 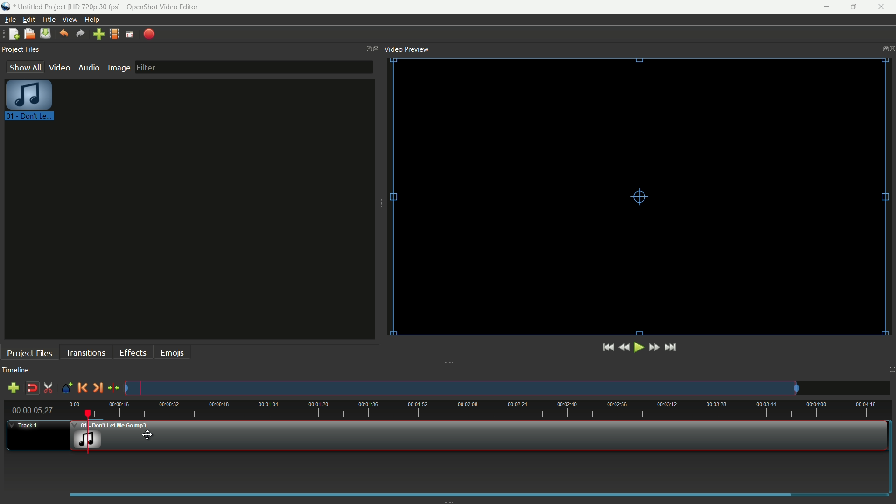 What do you see at coordinates (113, 388) in the screenshot?
I see `center the timeline on the playhead` at bounding box center [113, 388].